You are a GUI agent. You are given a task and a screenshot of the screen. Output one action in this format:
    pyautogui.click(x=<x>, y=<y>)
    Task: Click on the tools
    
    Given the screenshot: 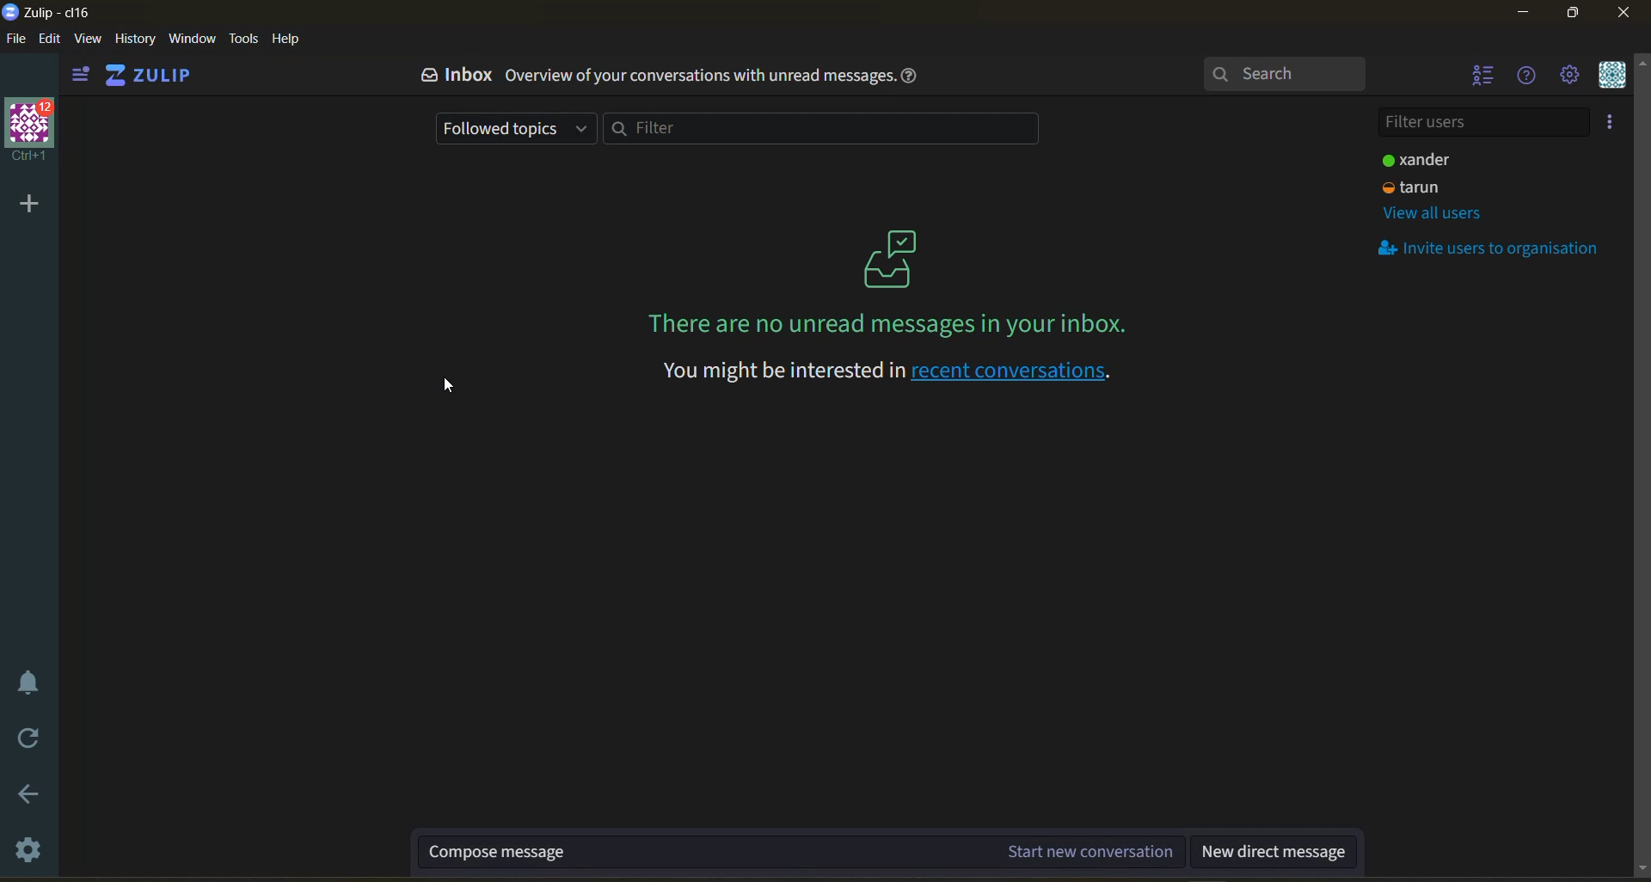 What is the action you would take?
    pyautogui.click(x=242, y=38)
    